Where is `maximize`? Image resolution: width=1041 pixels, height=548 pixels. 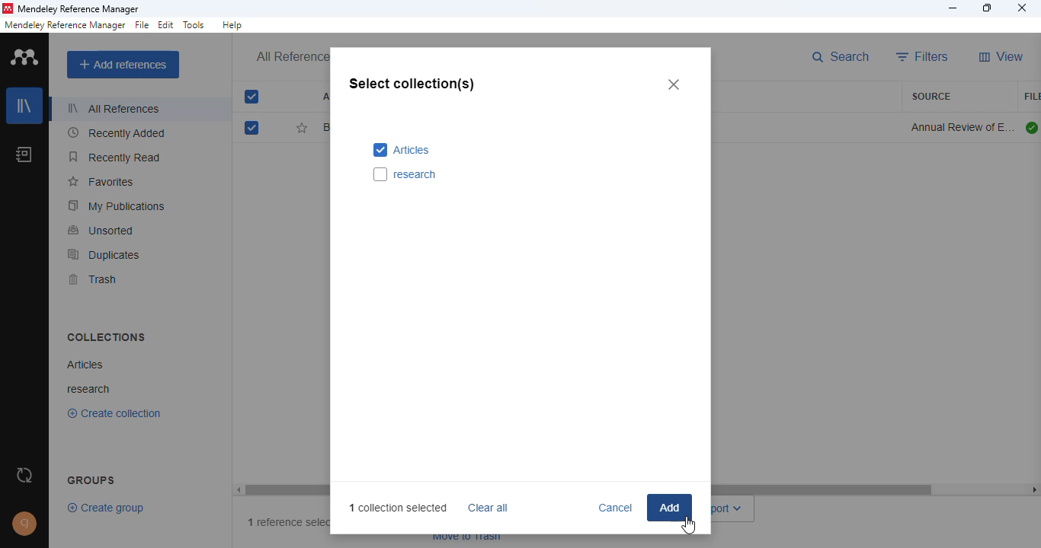
maximize is located at coordinates (988, 8).